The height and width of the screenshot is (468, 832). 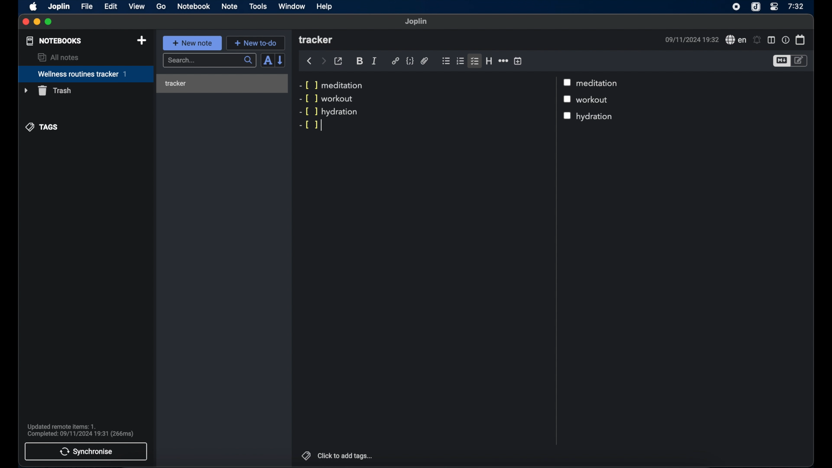 I want to click on toggle external editor, so click(x=338, y=61).